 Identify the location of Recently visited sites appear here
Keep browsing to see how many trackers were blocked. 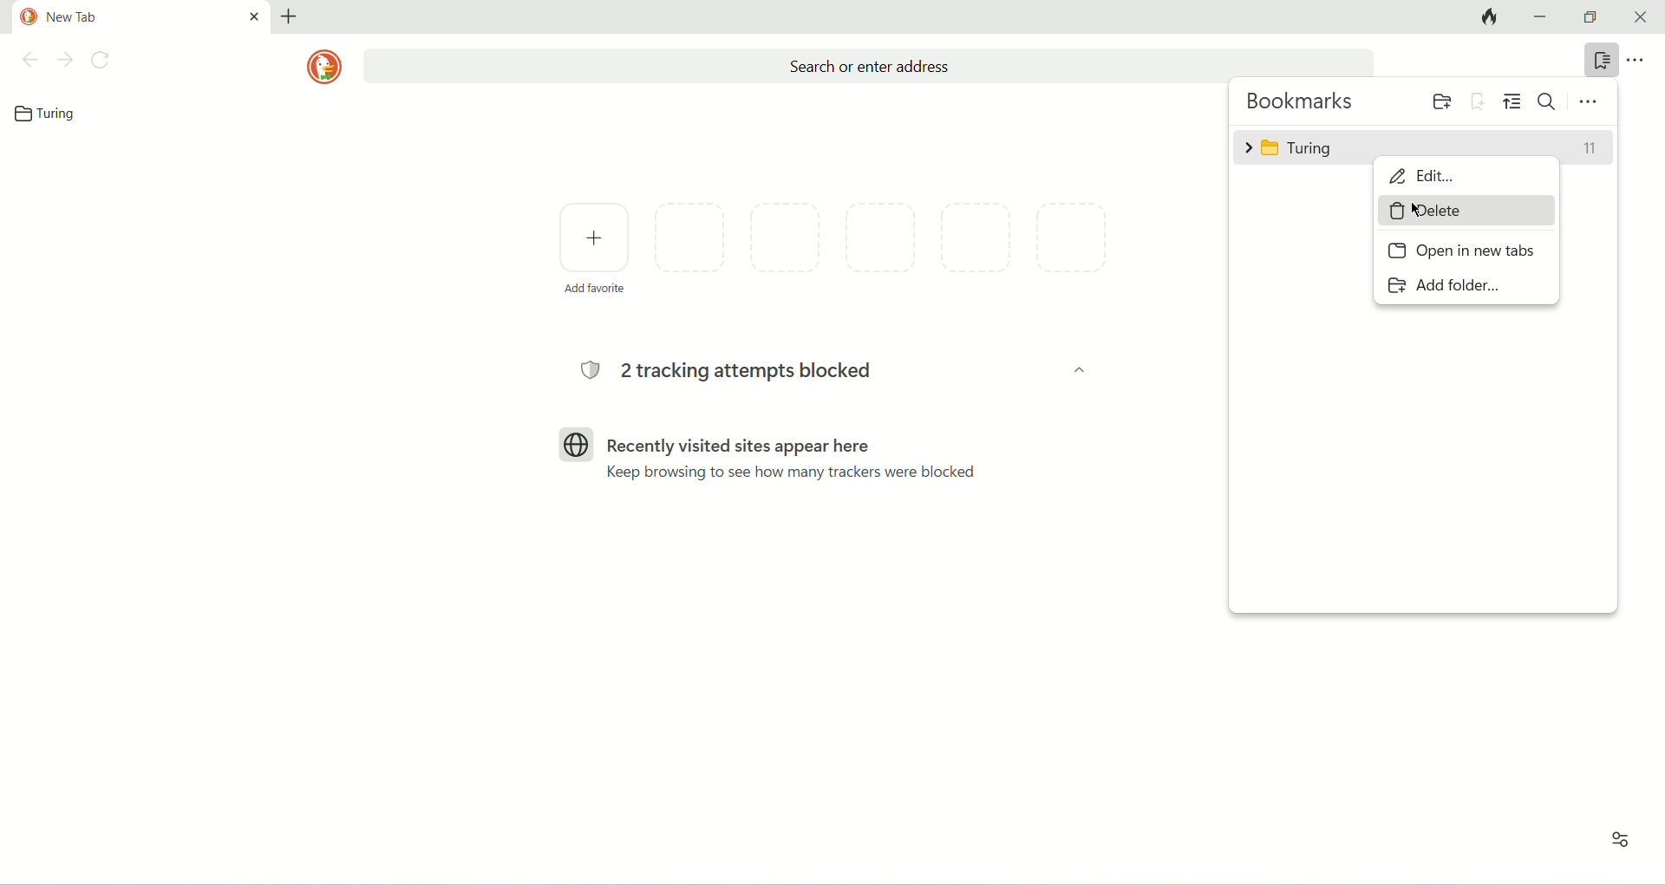
(799, 457).